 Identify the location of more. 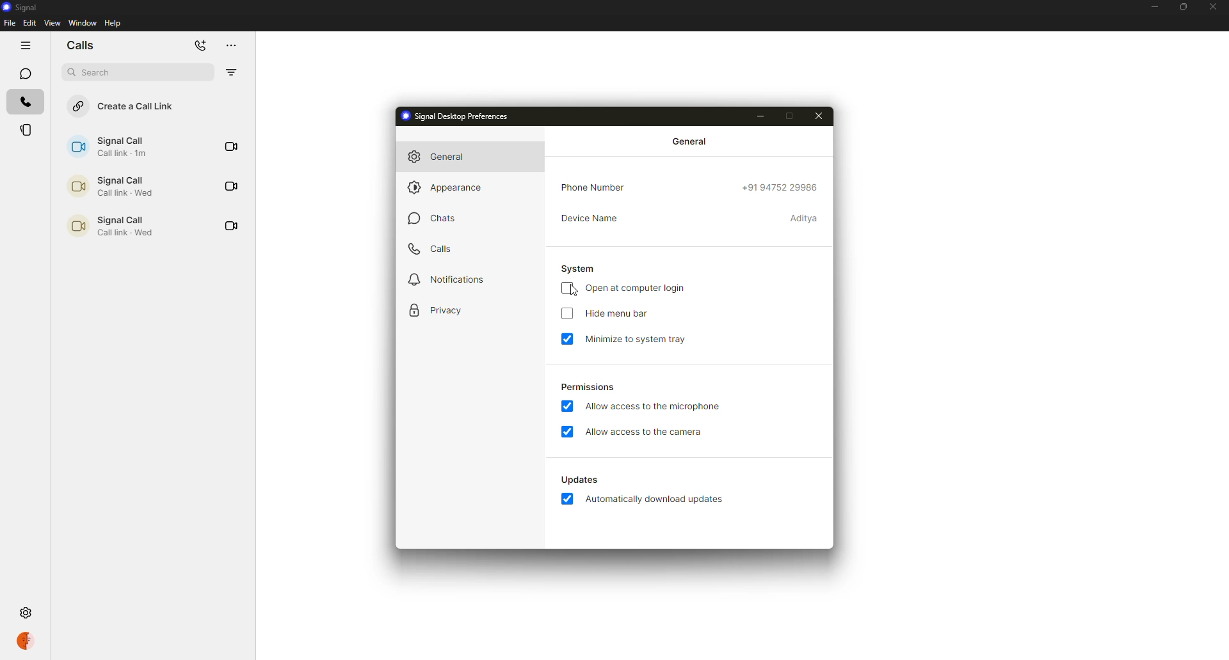
(229, 45).